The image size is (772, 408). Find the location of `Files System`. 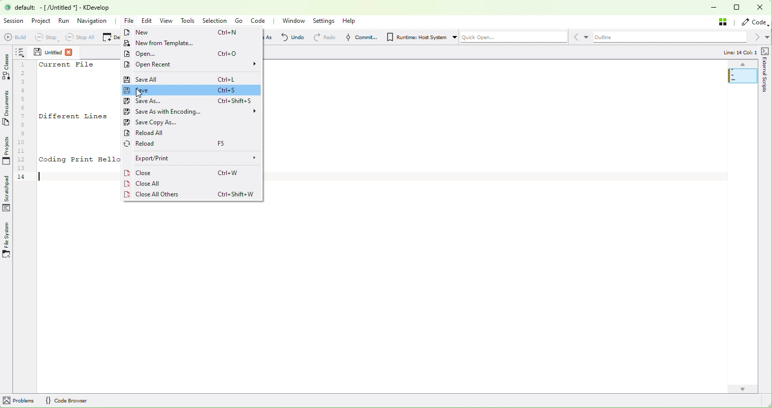

Files System is located at coordinates (7, 241).